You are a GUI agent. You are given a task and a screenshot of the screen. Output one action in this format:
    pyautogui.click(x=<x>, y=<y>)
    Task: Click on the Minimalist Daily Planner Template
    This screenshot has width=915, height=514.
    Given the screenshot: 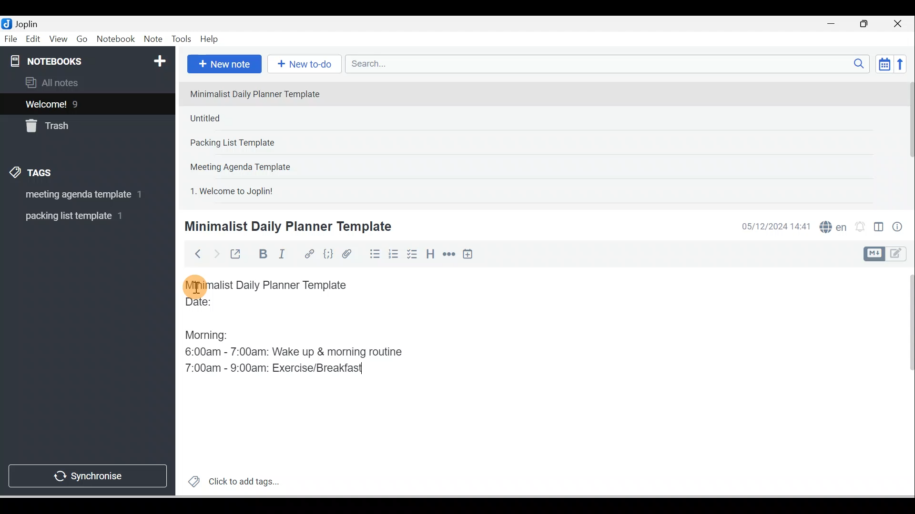 What is the action you would take?
    pyautogui.click(x=286, y=227)
    